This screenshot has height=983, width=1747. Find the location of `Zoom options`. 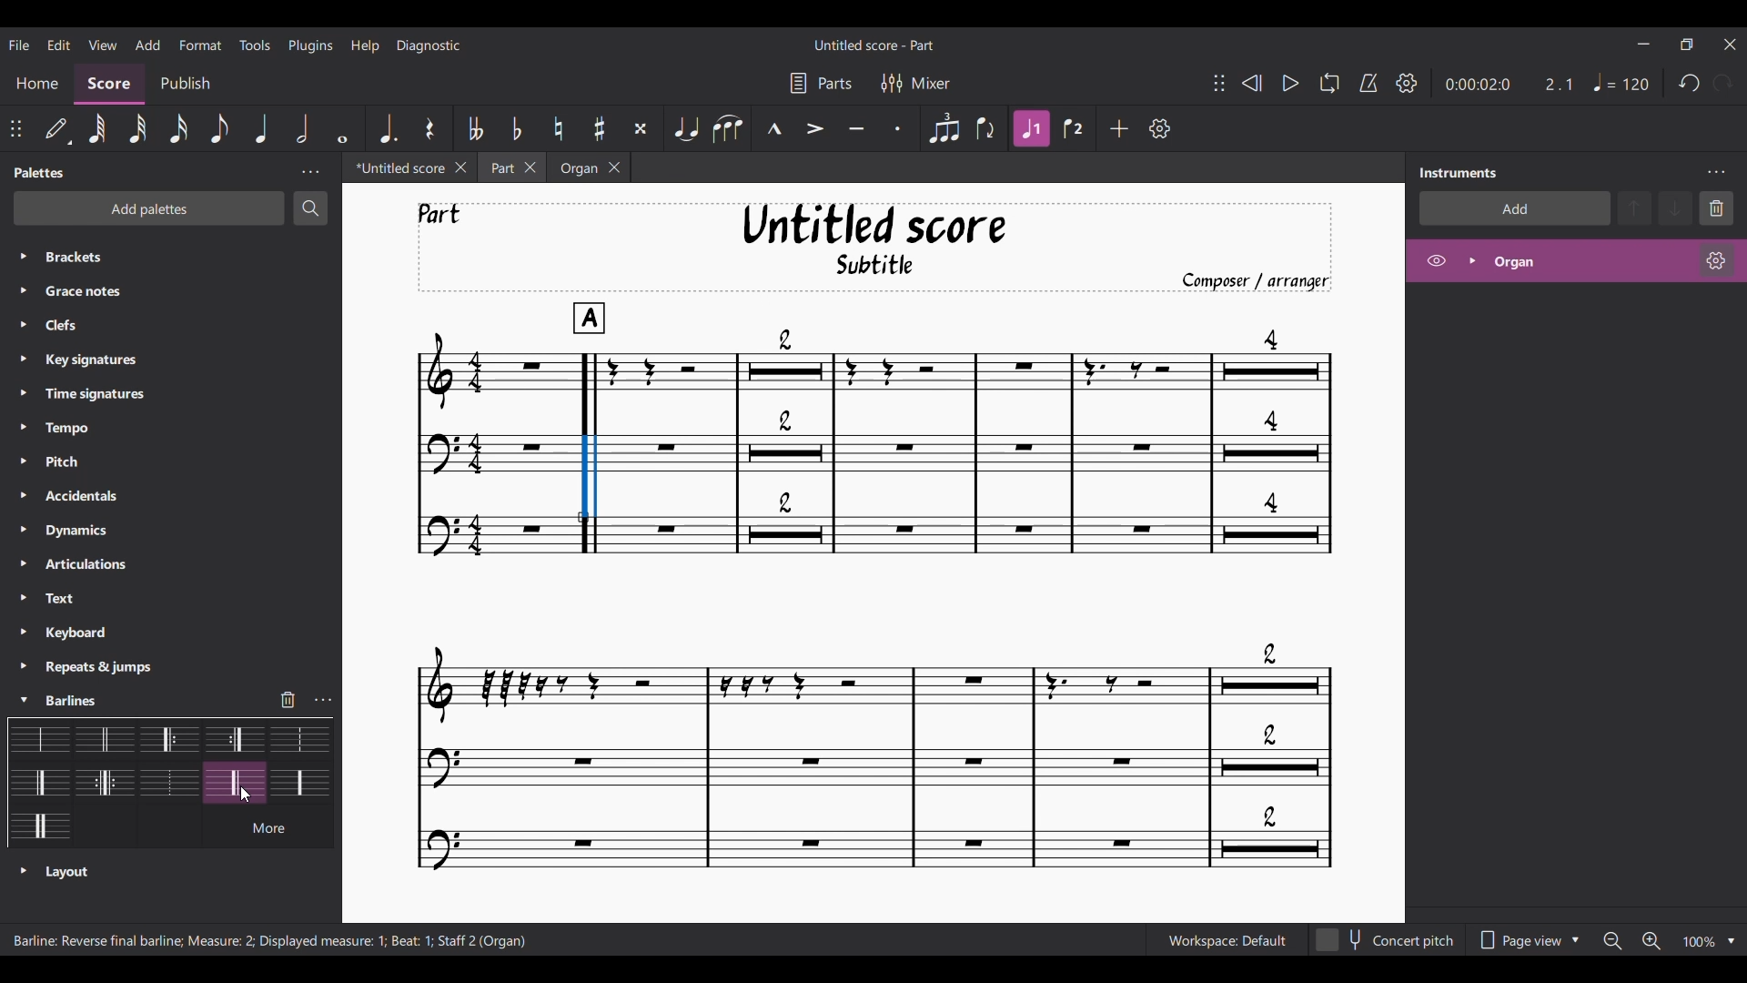

Zoom options is located at coordinates (1730, 940).